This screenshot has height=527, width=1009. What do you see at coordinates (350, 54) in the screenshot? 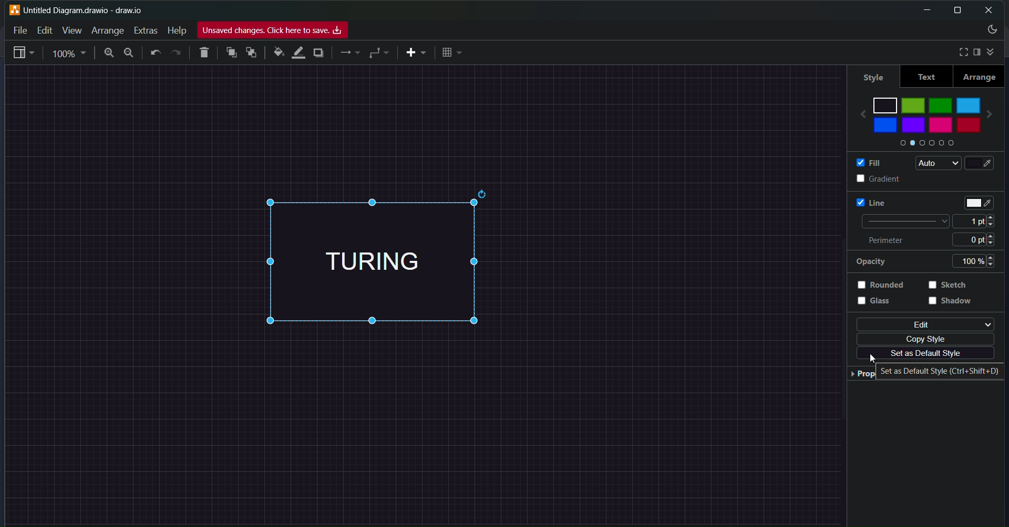
I see `lines` at bounding box center [350, 54].